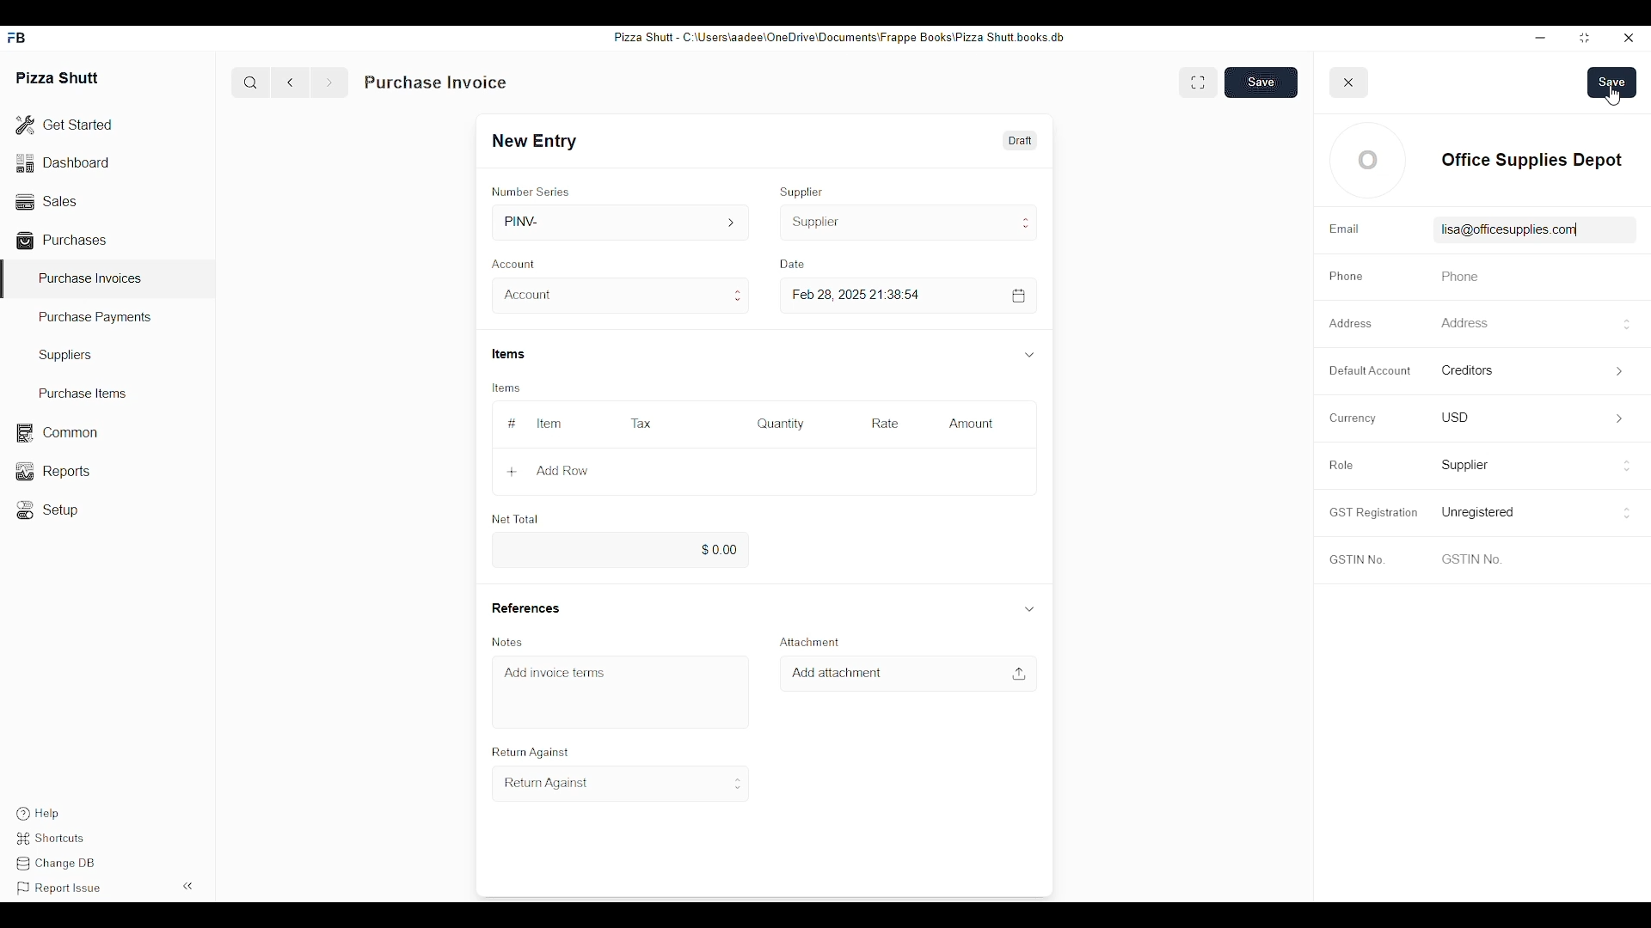  Describe the element at coordinates (1018, 674) in the screenshot. I see `upload` at that location.